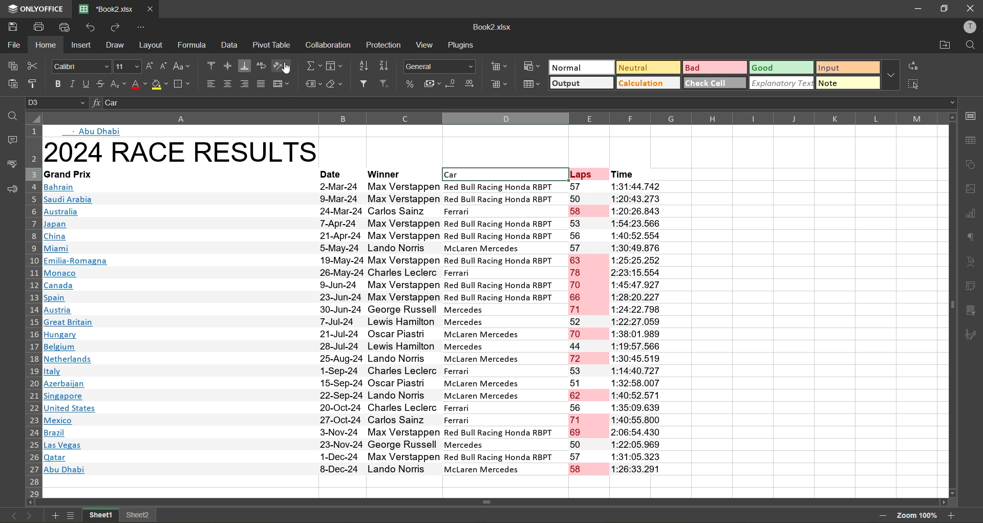 This screenshot has width=983, height=523. What do you see at coordinates (36, 83) in the screenshot?
I see `copy style` at bounding box center [36, 83].